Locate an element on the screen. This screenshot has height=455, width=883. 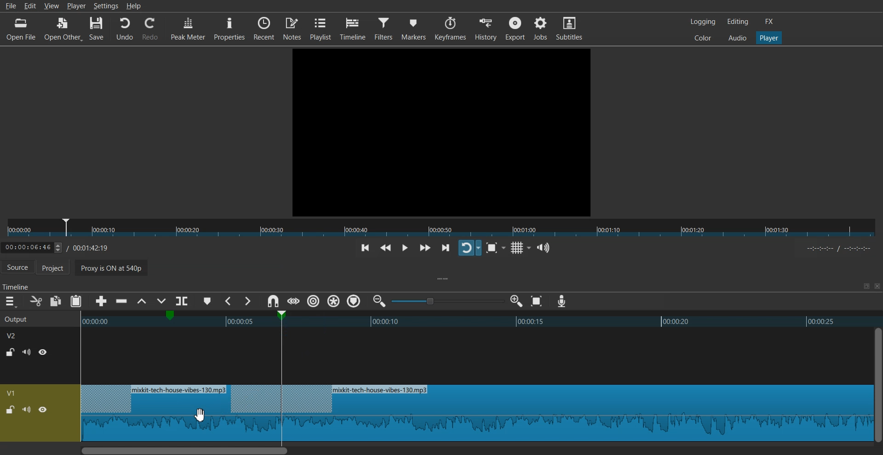
V1 is located at coordinates (12, 393).